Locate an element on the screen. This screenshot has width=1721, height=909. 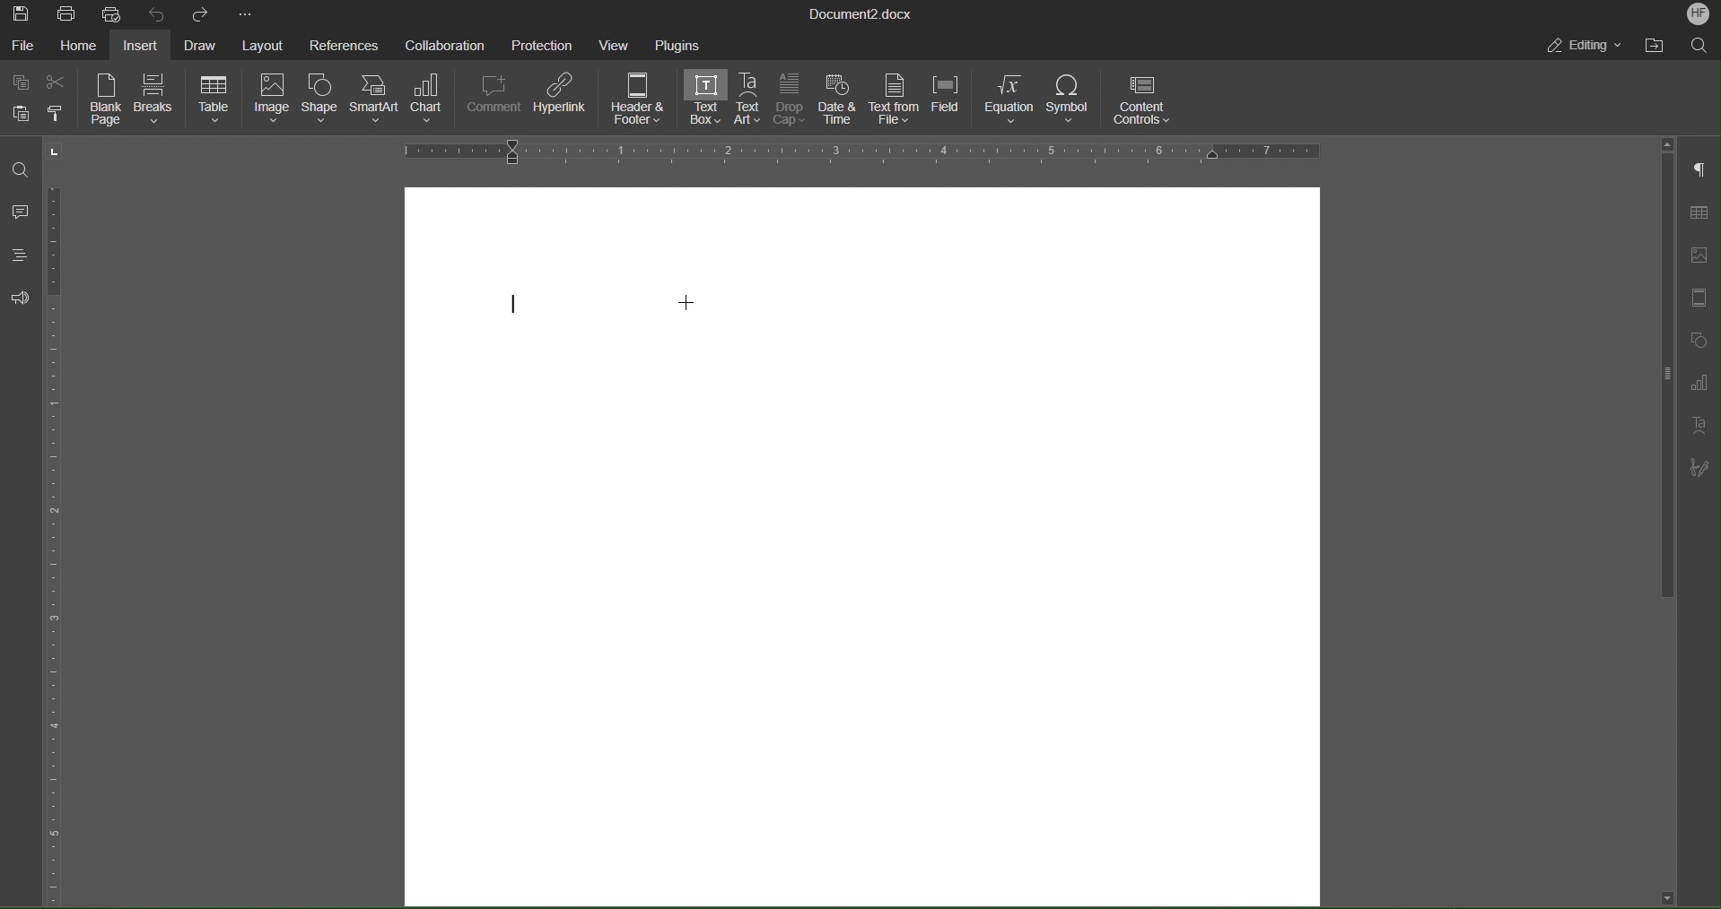
Open File Location is located at coordinates (1657, 45).